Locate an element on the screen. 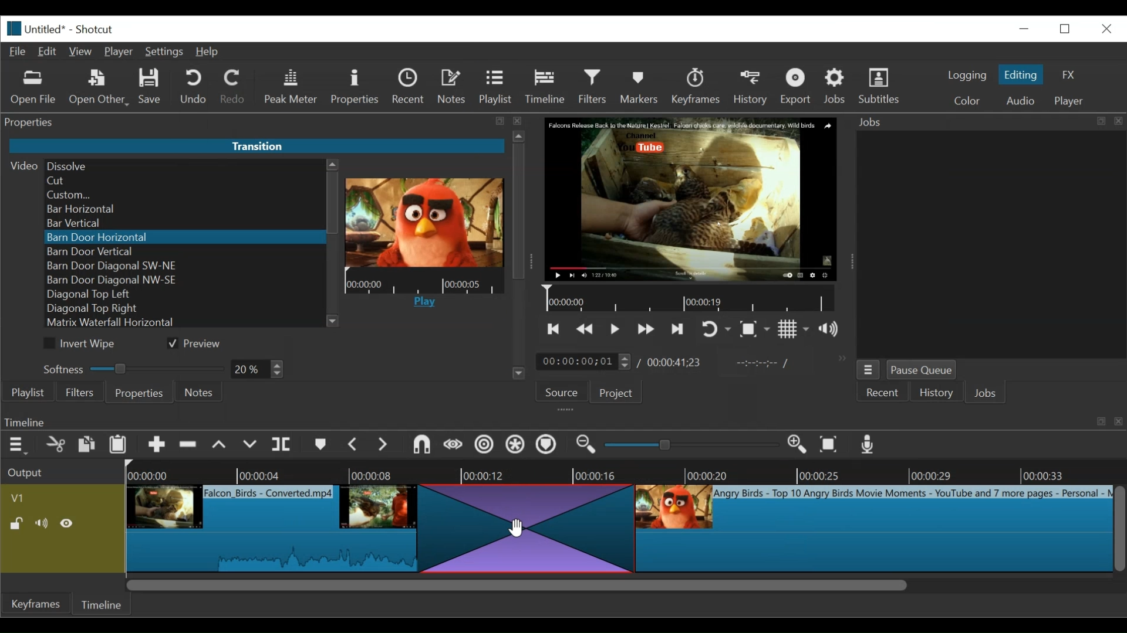 This screenshot has width=1127, height=633. Notes is located at coordinates (200, 392).